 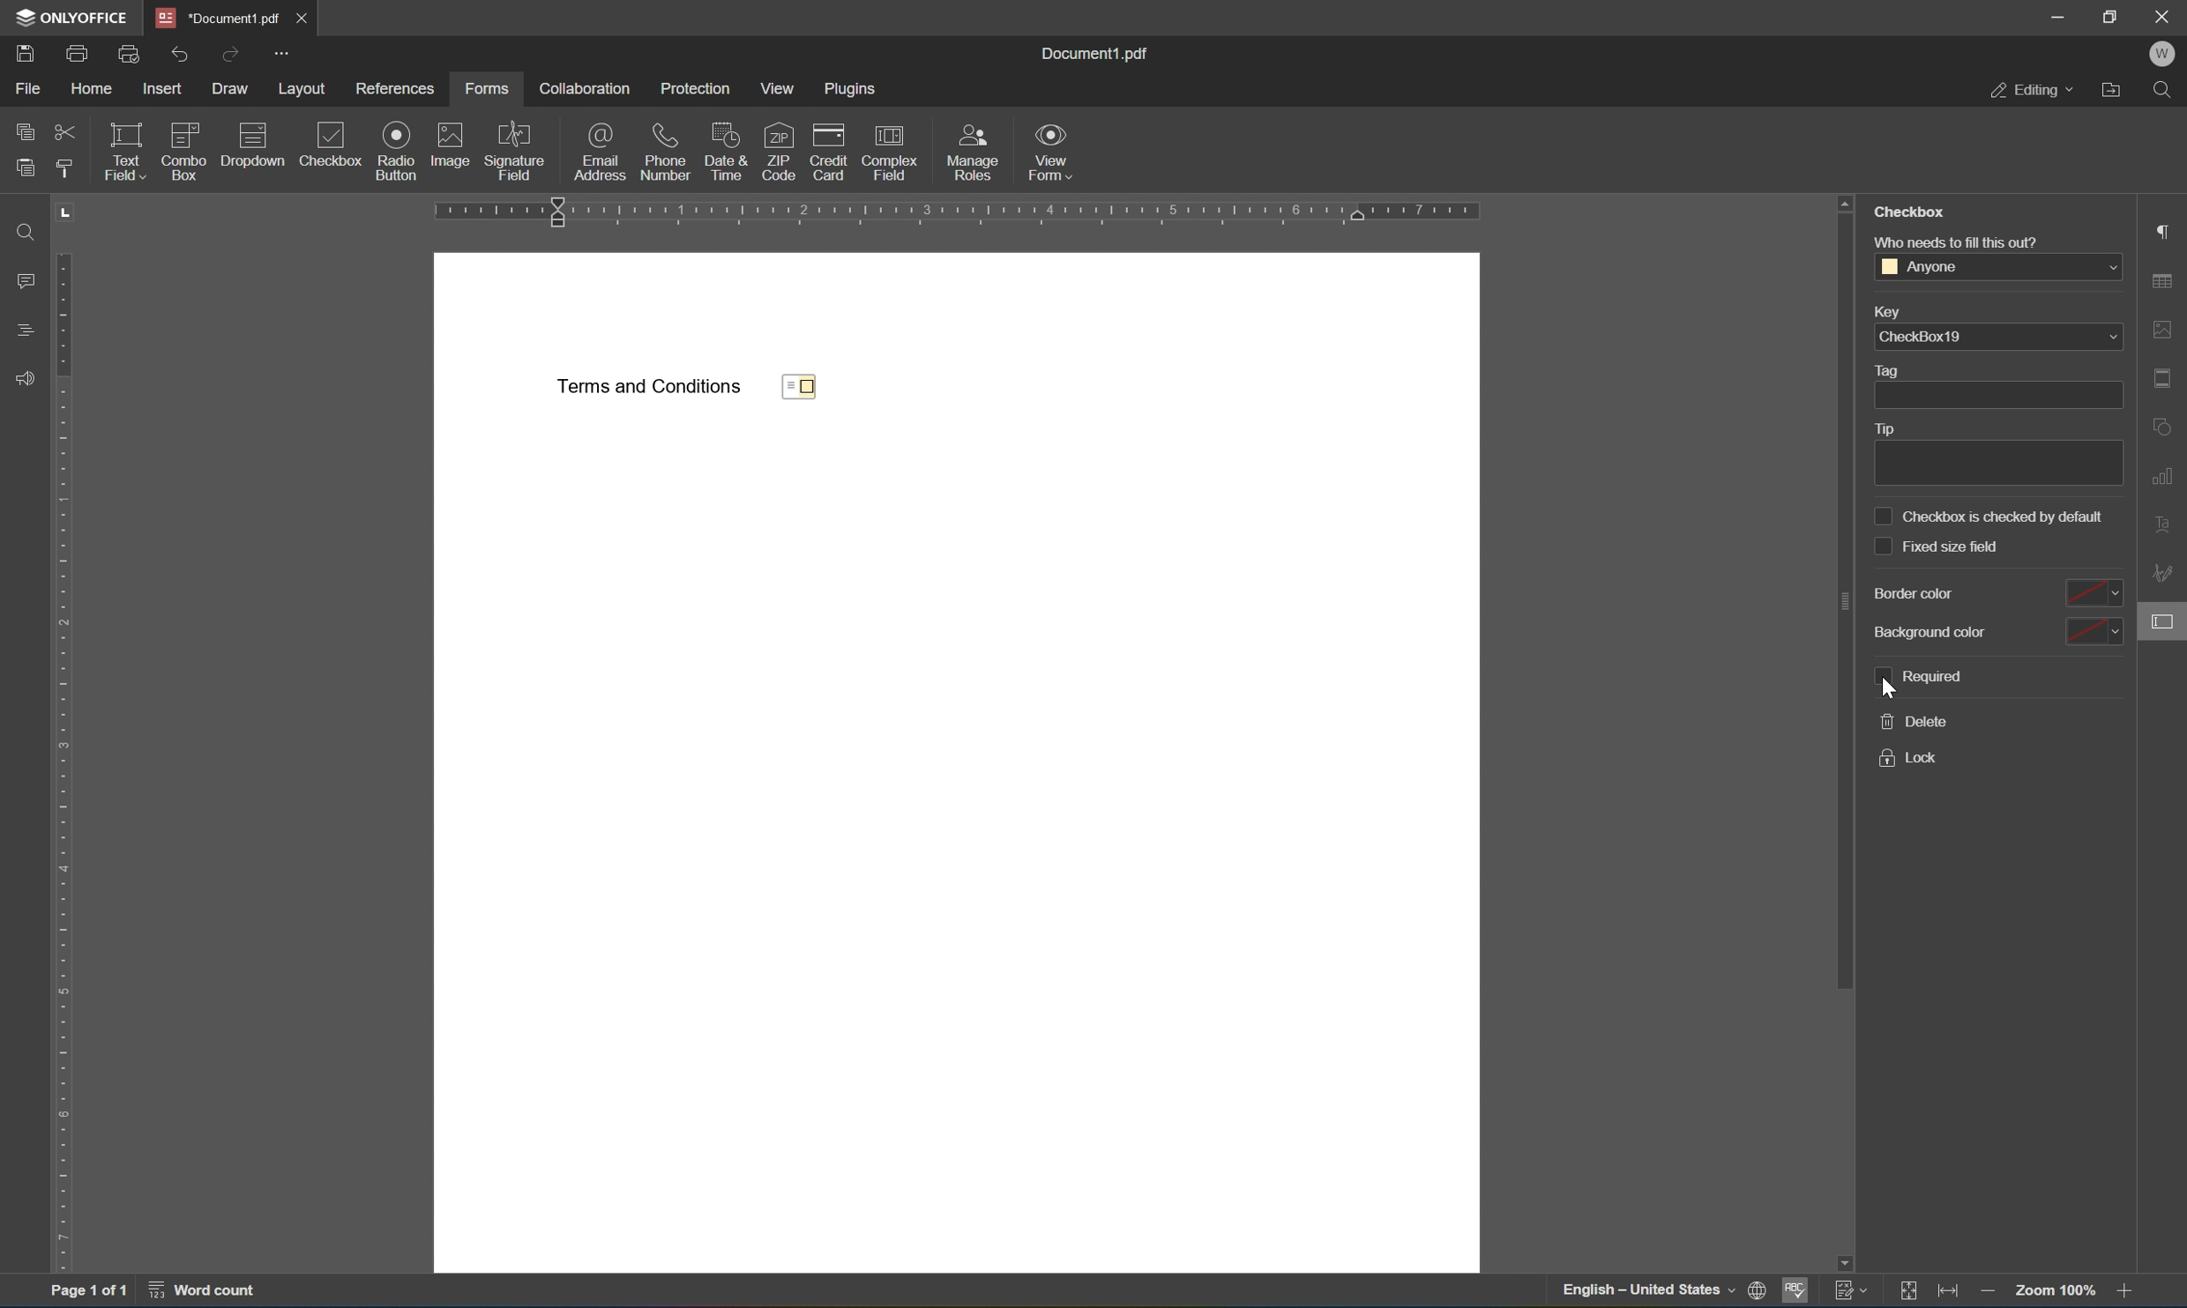 What do you see at coordinates (29, 169) in the screenshot?
I see `paste` at bounding box center [29, 169].